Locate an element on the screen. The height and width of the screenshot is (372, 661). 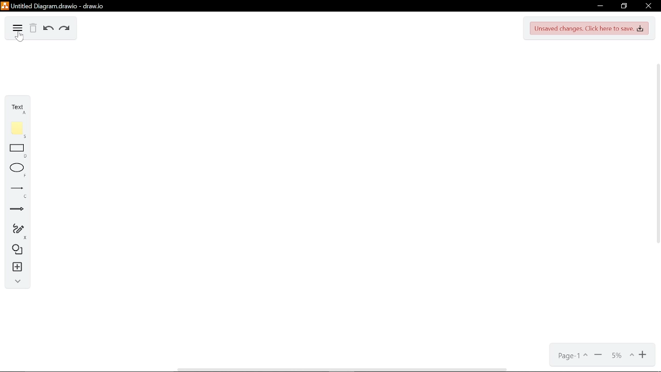
Current page is located at coordinates (569, 356).